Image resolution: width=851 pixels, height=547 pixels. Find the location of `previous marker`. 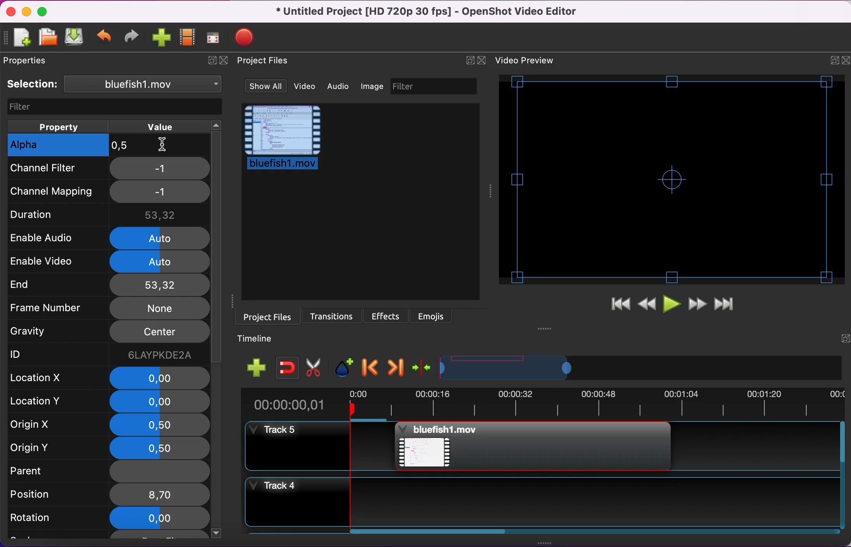

previous marker is located at coordinates (371, 368).